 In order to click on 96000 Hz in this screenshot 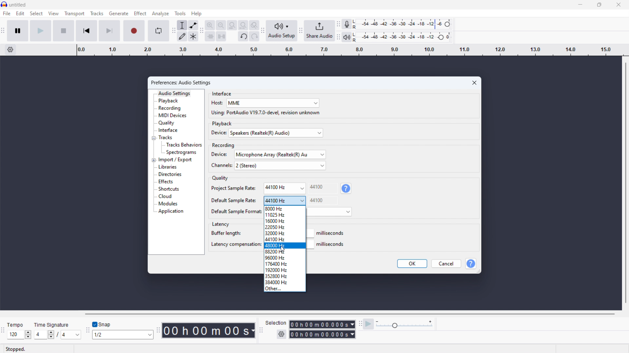, I will do `click(285, 258)`.